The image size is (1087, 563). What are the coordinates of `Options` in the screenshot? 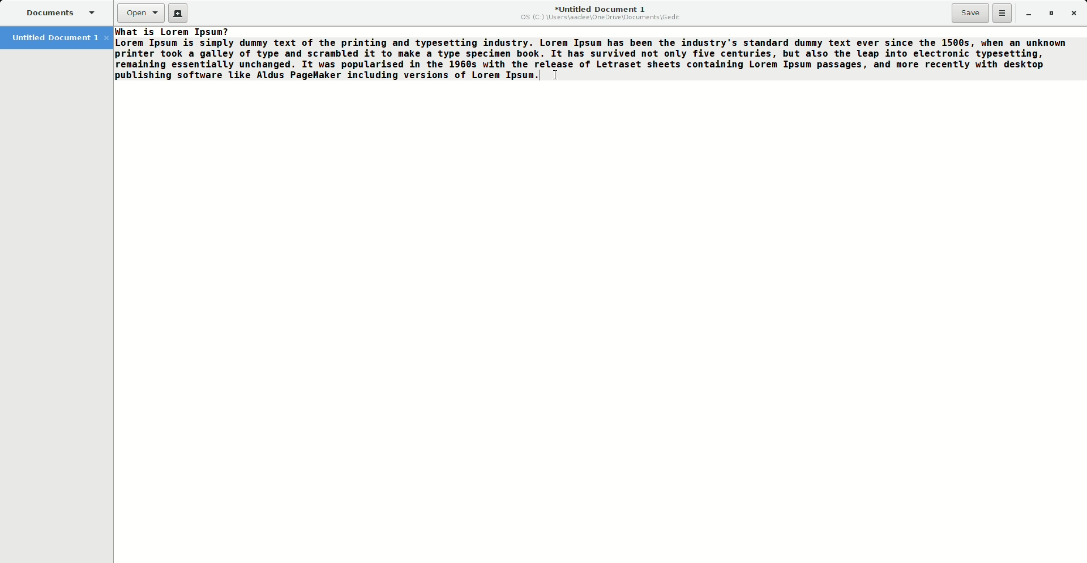 It's located at (1003, 12).